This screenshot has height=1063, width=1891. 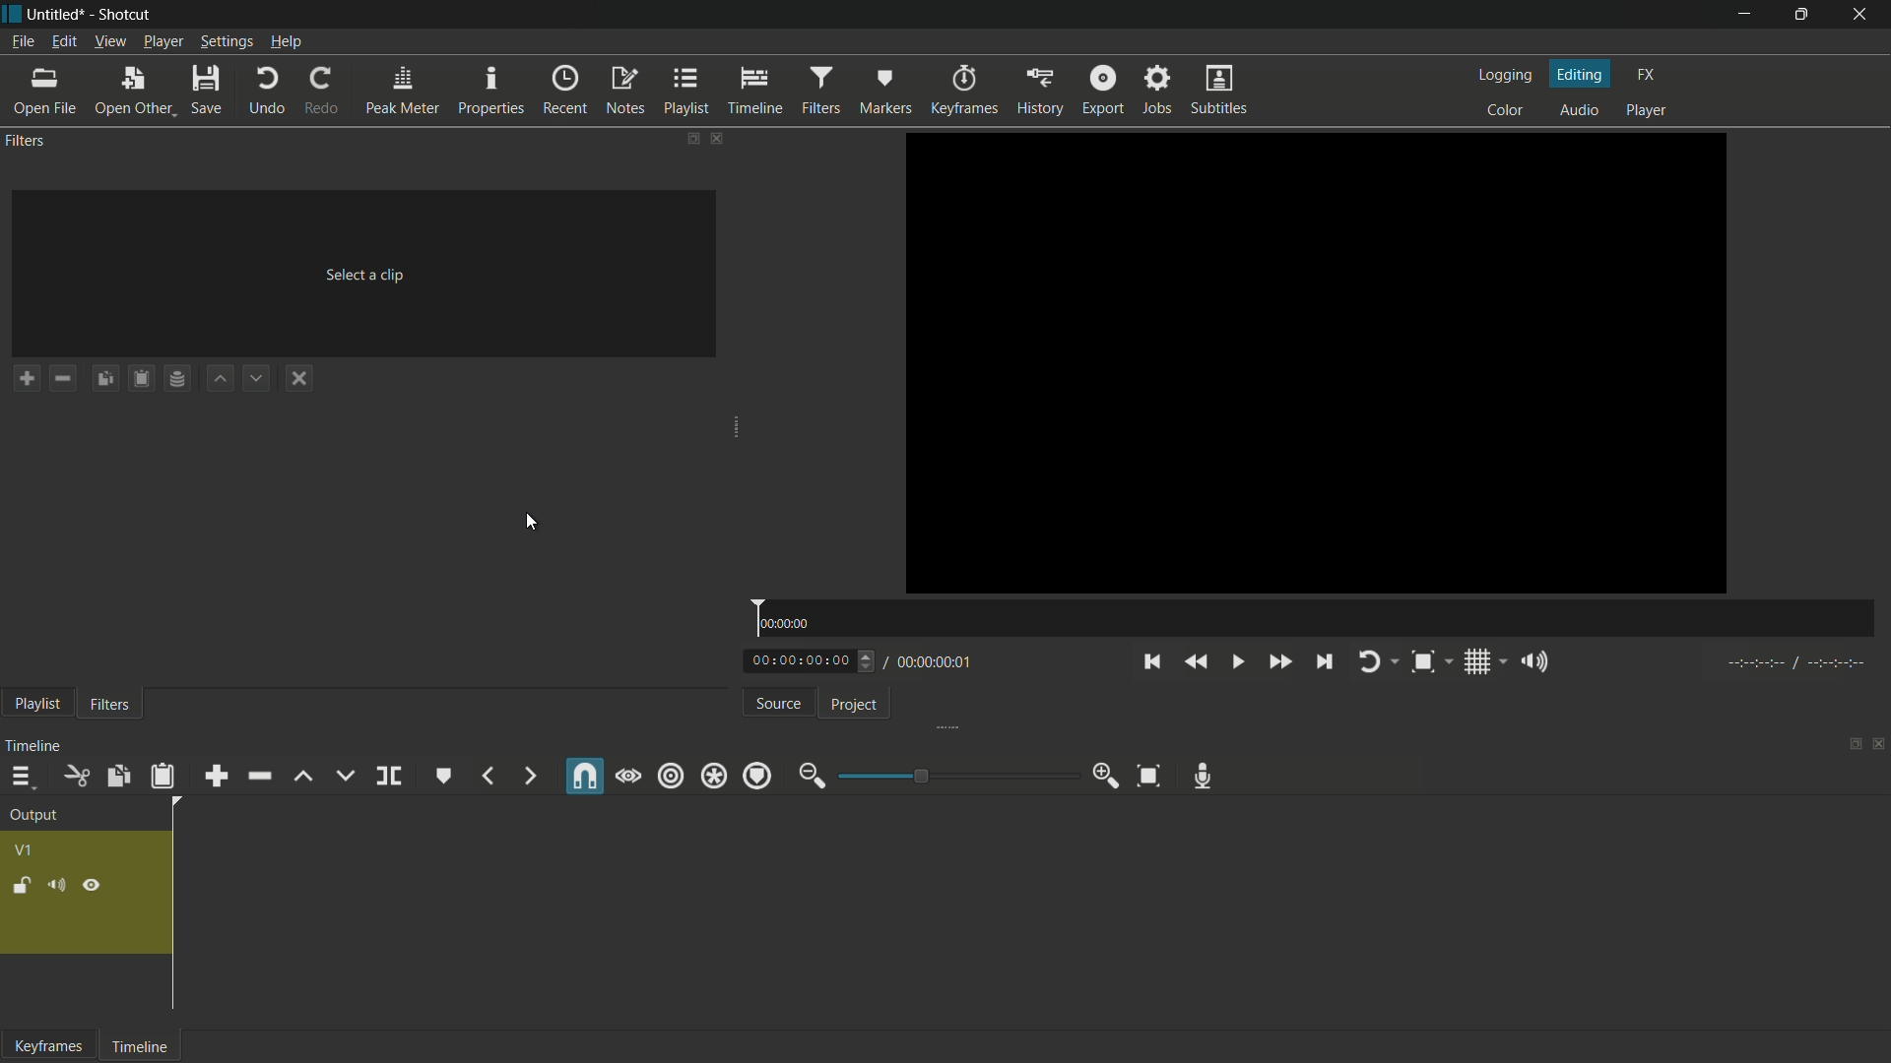 What do you see at coordinates (26, 852) in the screenshot?
I see `V1` at bounding box center [26, 852].